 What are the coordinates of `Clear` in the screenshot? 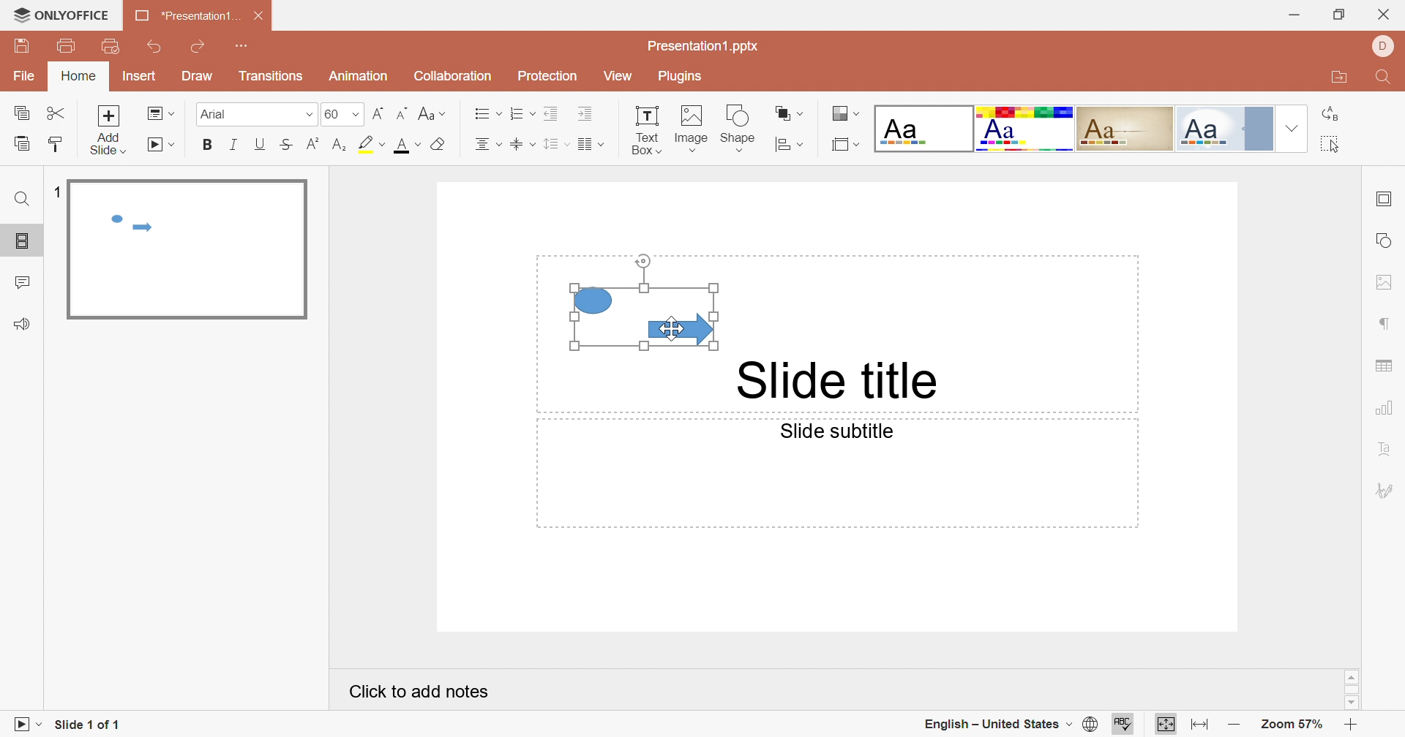 It's located at (440, 144).